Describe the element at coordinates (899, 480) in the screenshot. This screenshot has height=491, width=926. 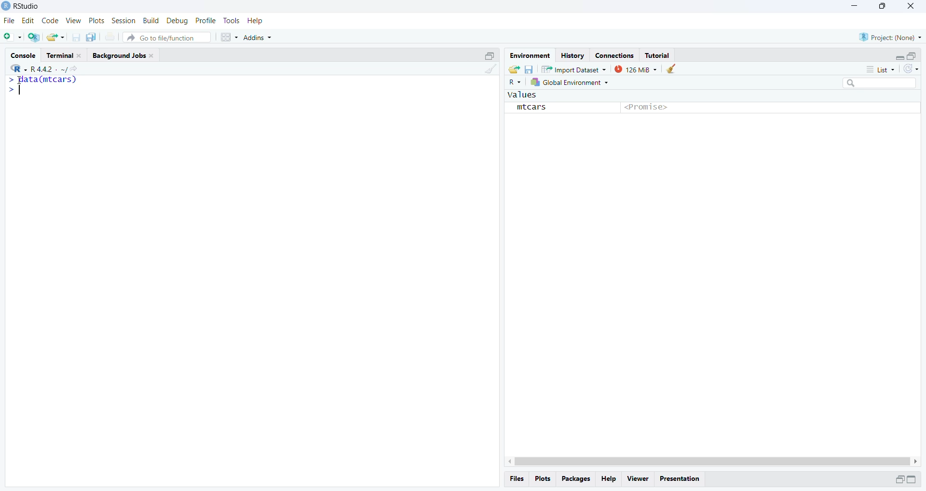
I see `minimize` at that location.